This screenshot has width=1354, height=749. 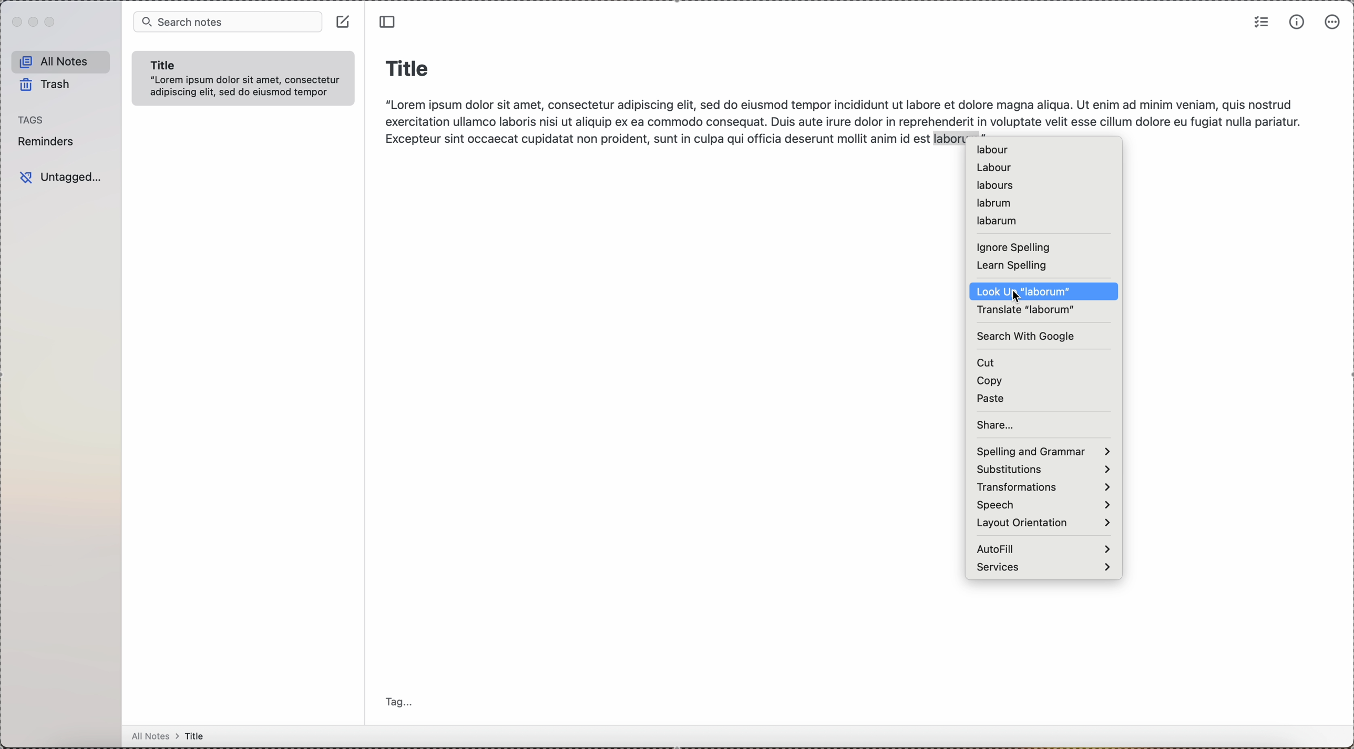 I want to click on title, so click(x=408, y=66).